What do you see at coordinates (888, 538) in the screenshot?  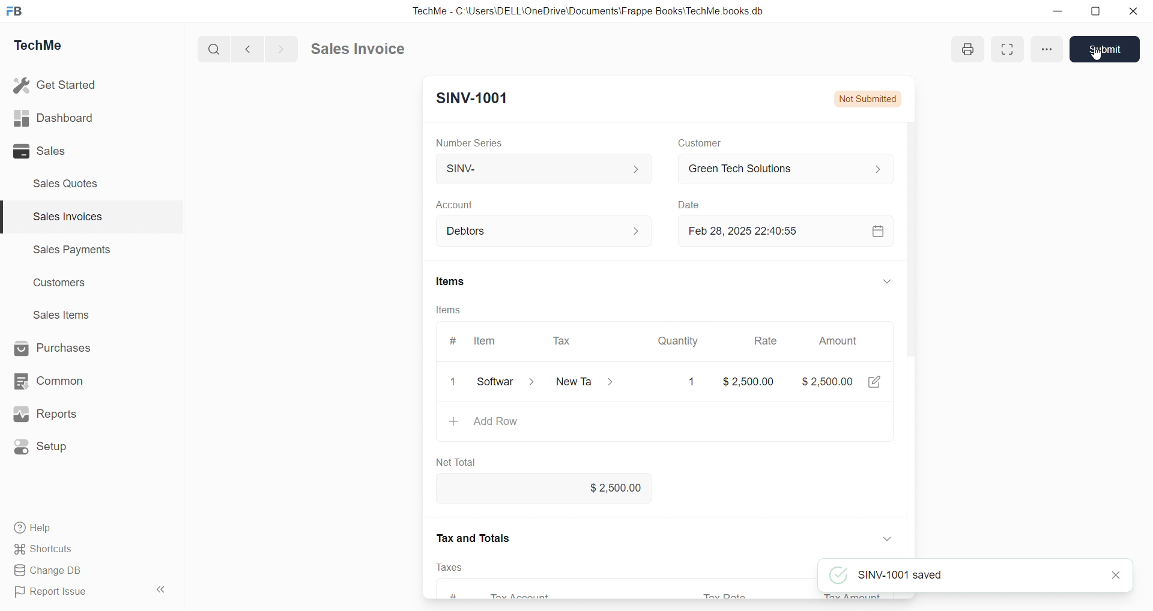 I see `down` at bounding box center [888, 538].